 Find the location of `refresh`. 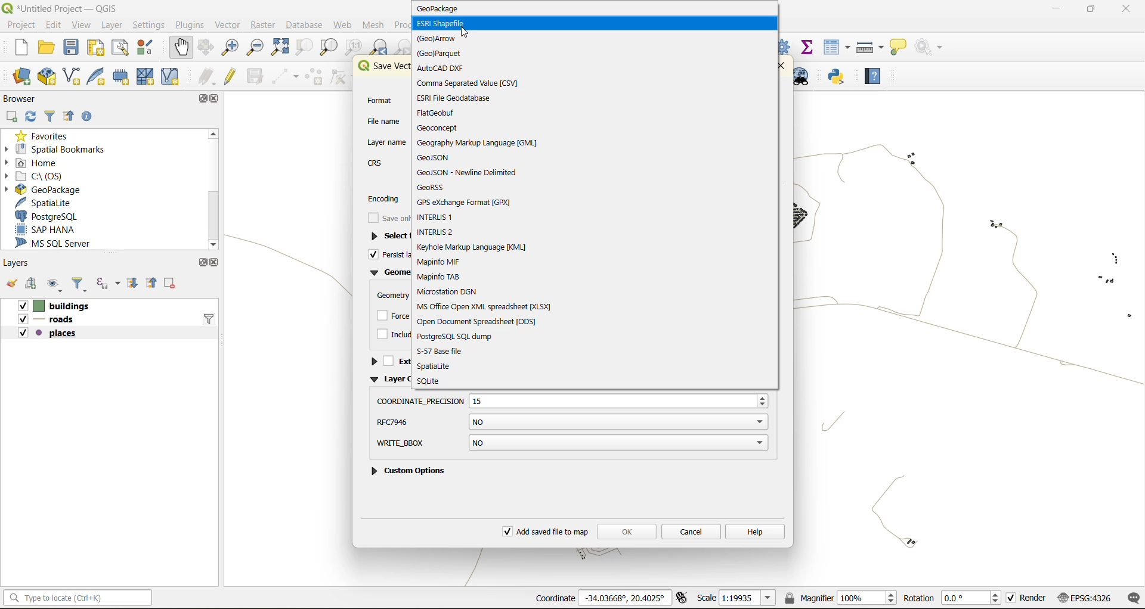

refresh is located at coordinates (33, 116).